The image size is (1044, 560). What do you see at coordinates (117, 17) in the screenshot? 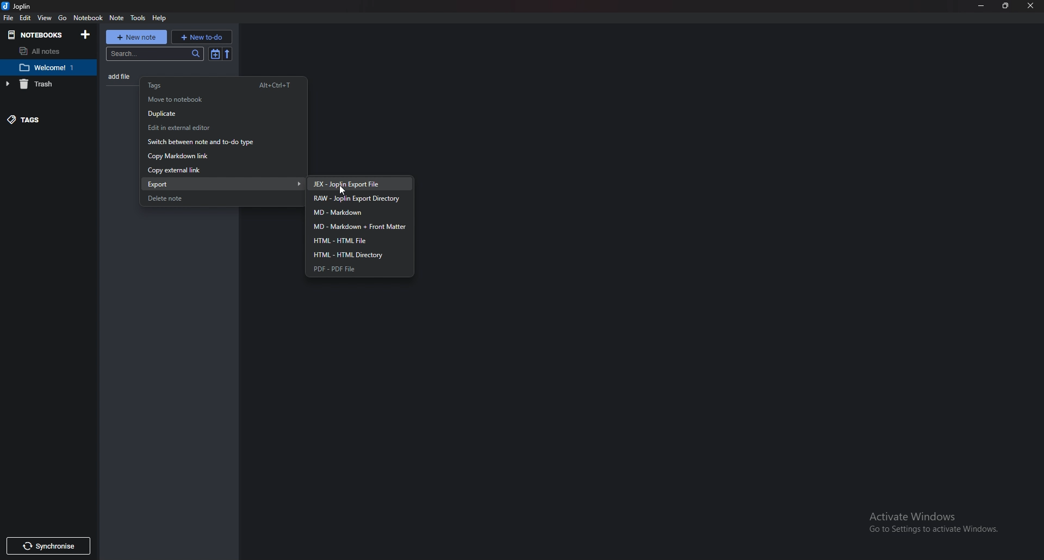
I see `note` at bounding box center [117, 17].